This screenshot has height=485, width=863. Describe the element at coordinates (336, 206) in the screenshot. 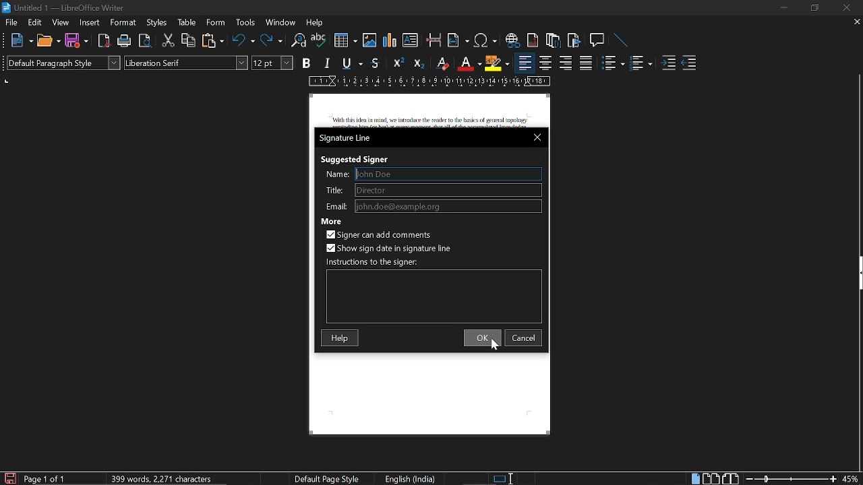

I see `email` at that location.